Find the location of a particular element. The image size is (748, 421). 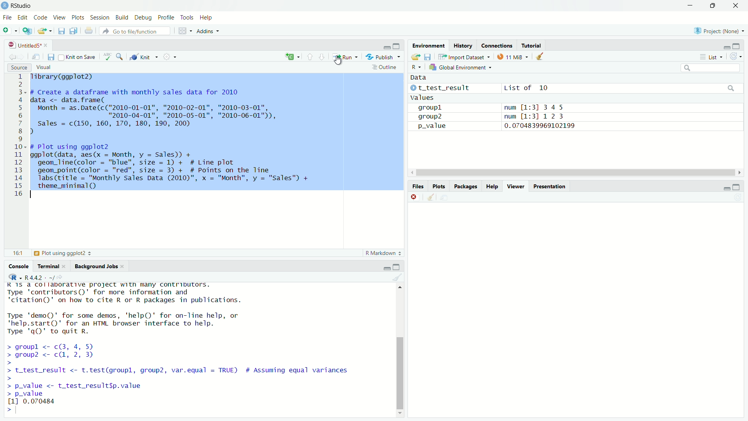

Tutorial is located at coordinates (532, 44).